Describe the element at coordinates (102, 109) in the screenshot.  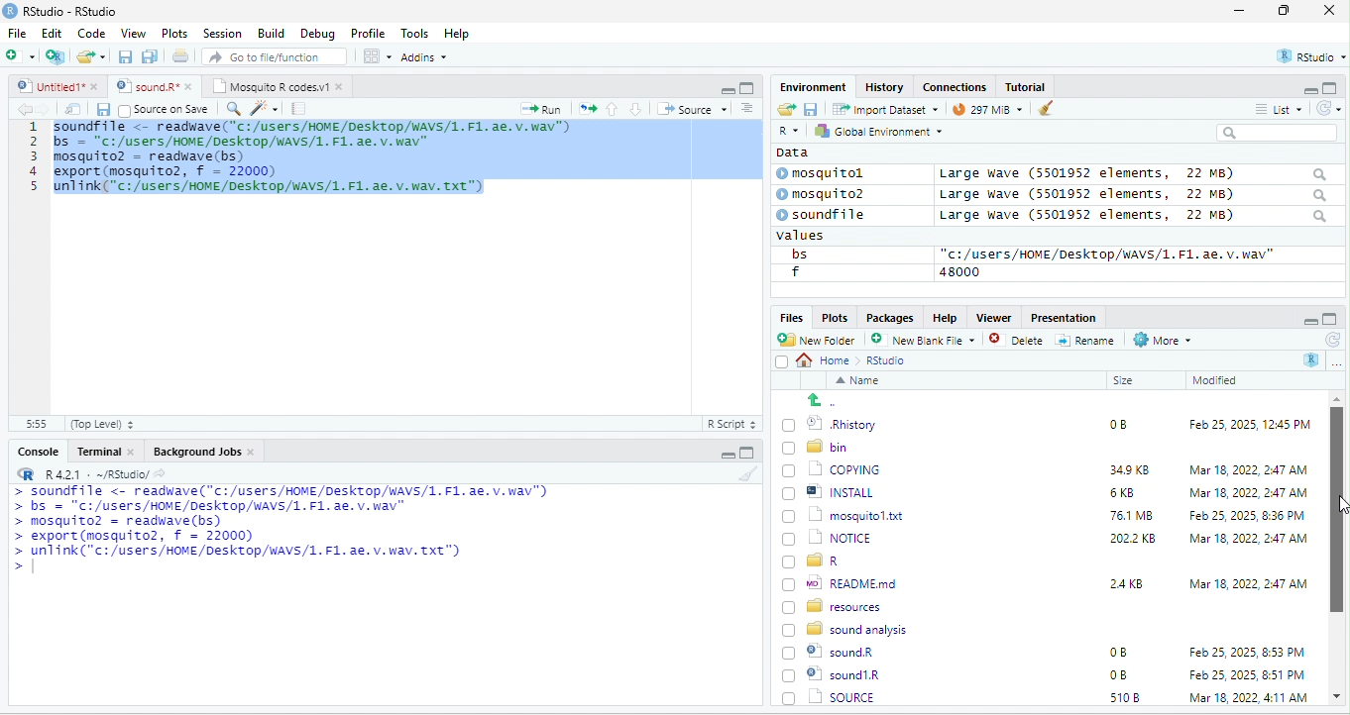
I see `save` at that location.